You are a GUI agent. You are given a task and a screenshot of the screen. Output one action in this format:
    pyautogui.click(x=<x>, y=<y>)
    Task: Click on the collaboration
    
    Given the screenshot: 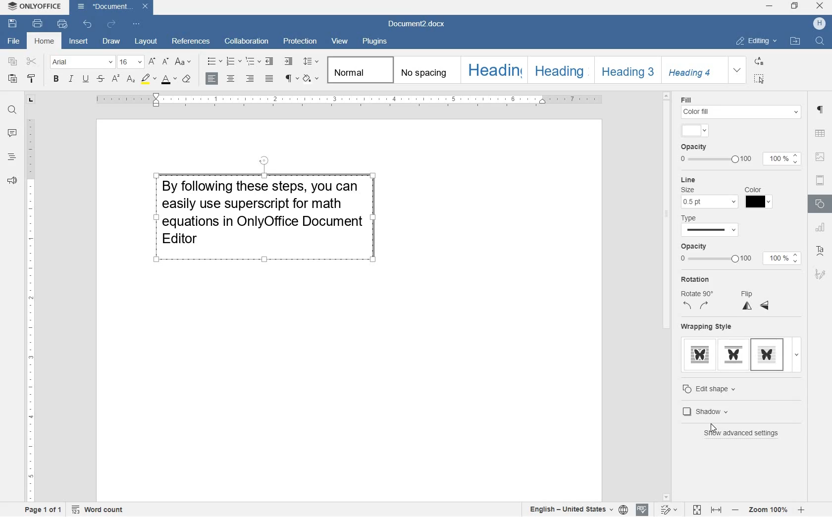 What is the action you would take?
    pyautogui.click(x=248, y=41)
    